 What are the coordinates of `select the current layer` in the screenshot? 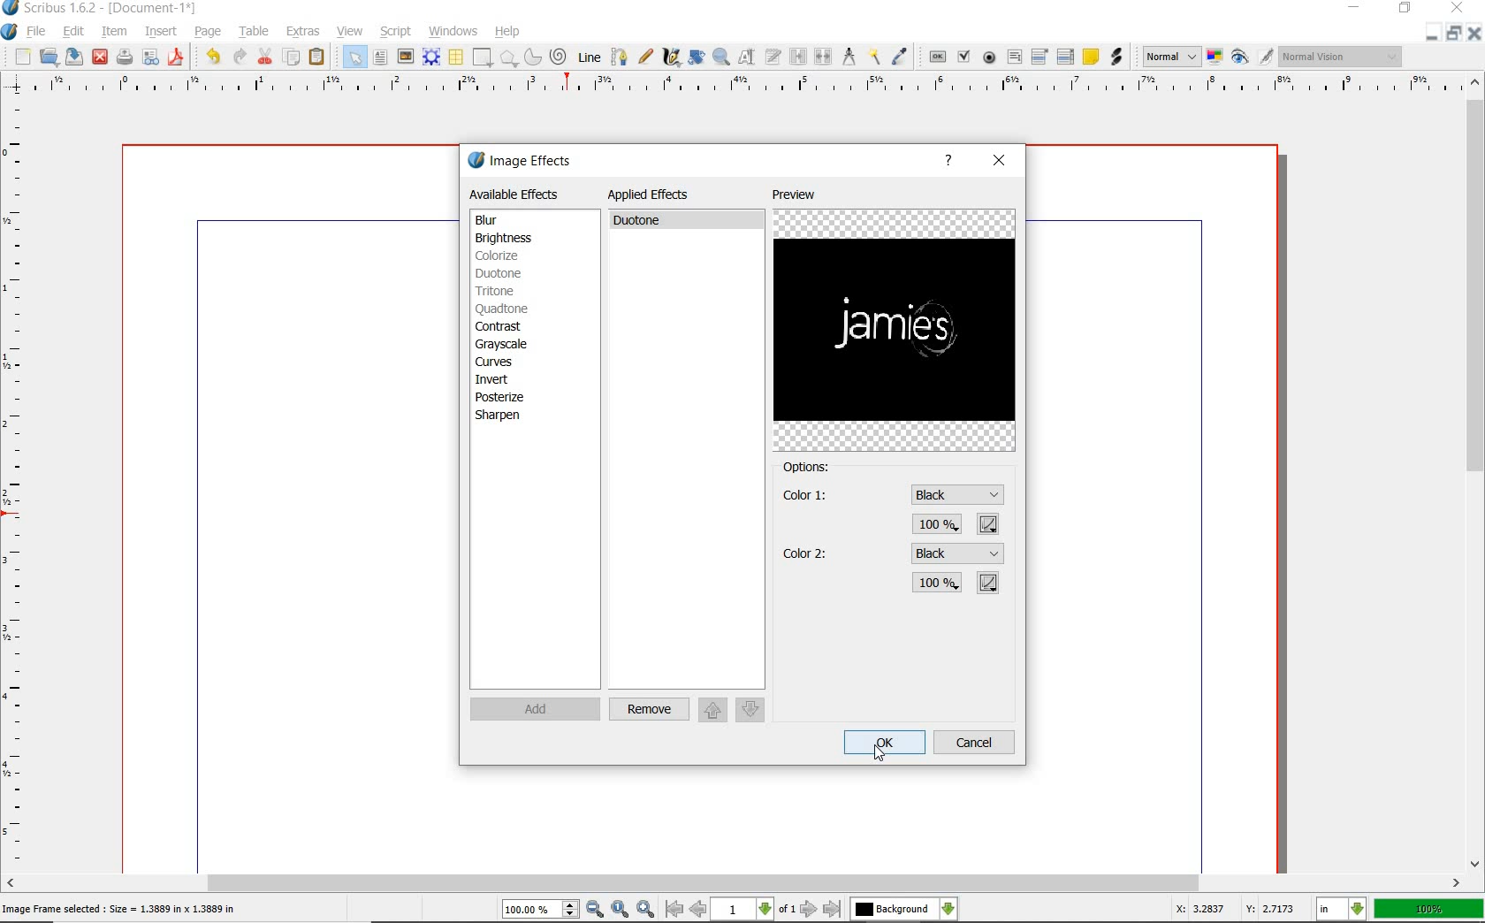 It's located at (903, 910).